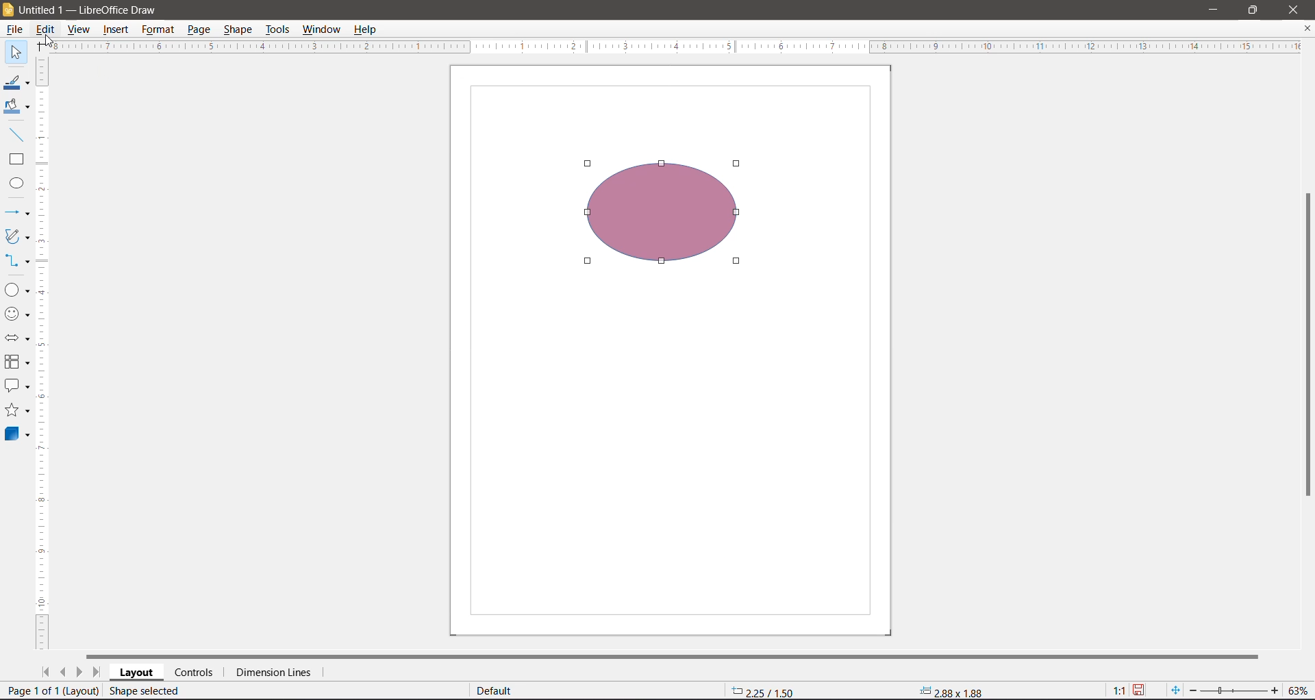  I want to click on Fill Color, so click(16, 108).